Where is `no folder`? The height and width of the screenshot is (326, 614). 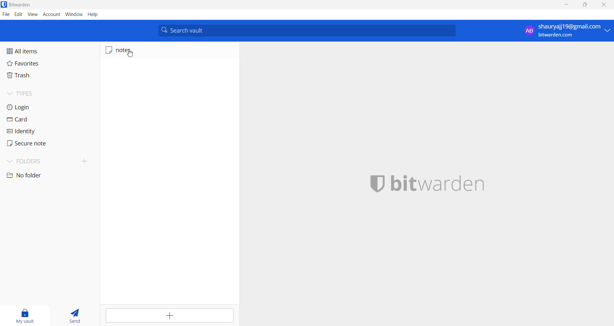 no folder is located at coordinates (31, 175).